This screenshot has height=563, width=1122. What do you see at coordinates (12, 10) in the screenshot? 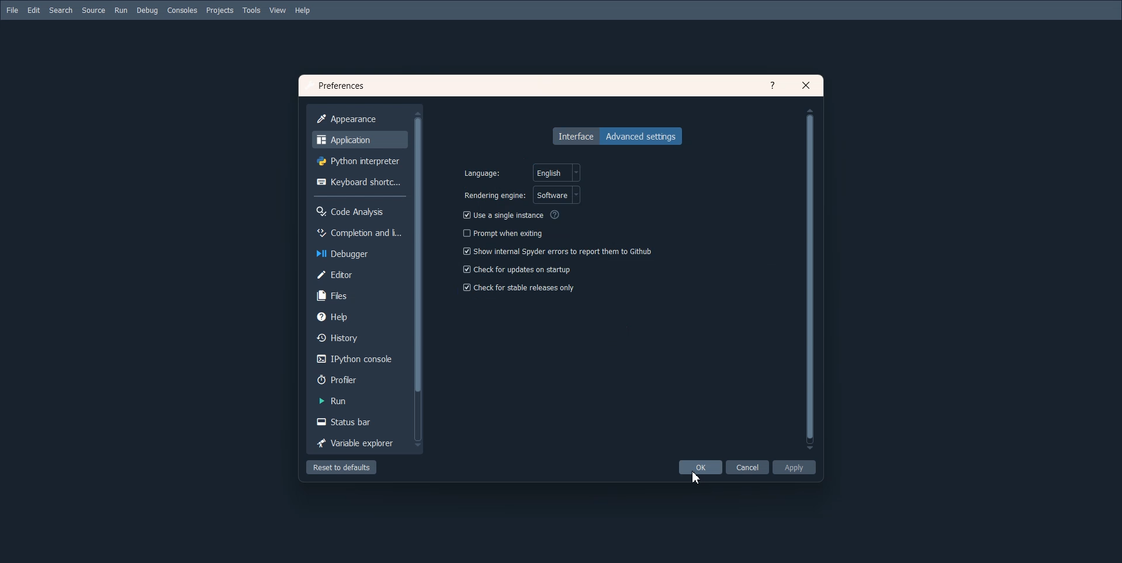
I see `File` at bounding box center [12, 10].